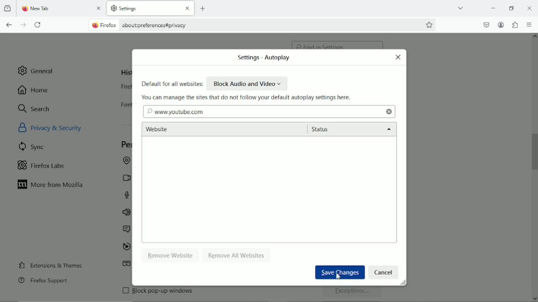 Image resolution: width=538 pixels, height=302 pixels. I want to click on checkbox, so click(125, 290).